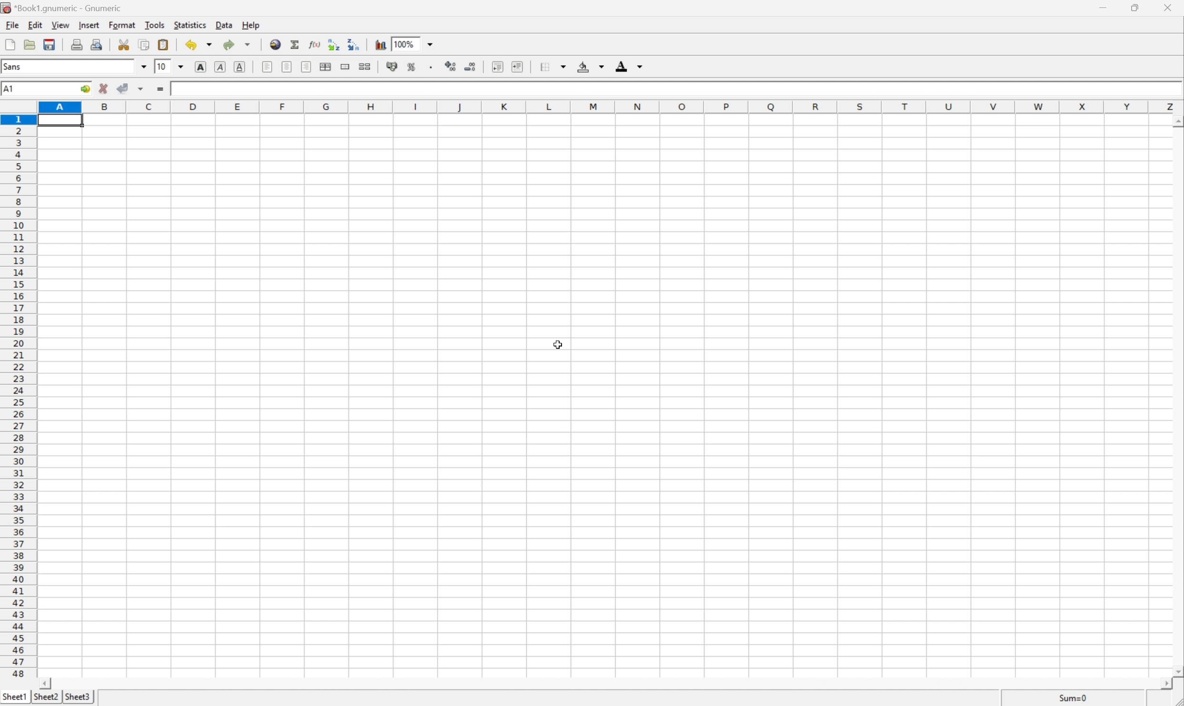 The width and height of the screenshot is (1184, 706). What do you see at coordinates (143, 66) in the screenshot?
I see `Drop Down` at bounding box center [143, 66].